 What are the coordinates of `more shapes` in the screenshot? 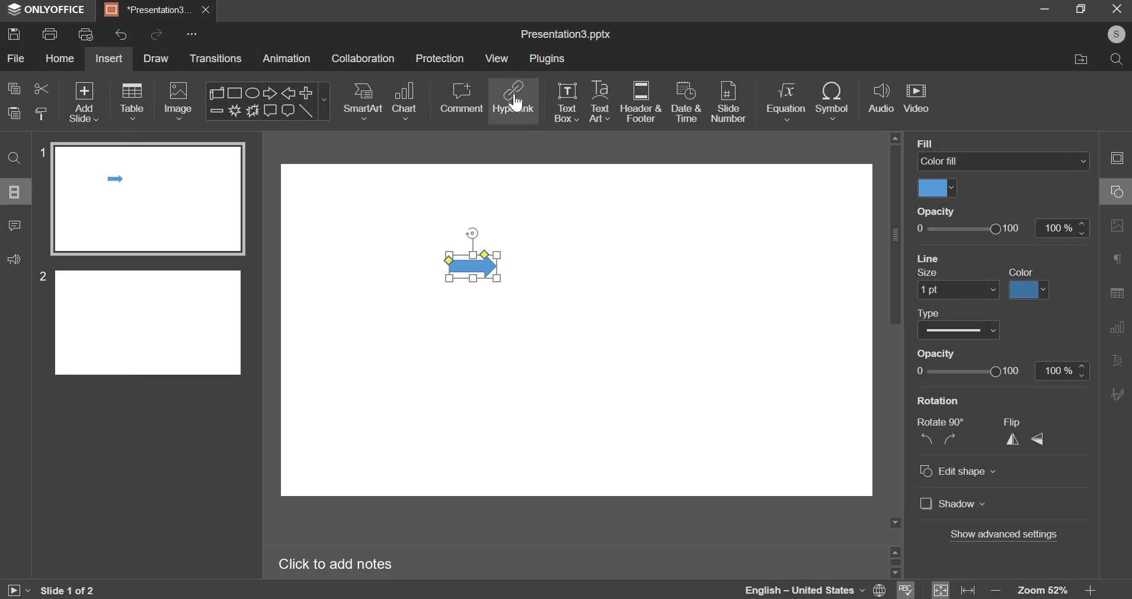 It's located at (325, 103).